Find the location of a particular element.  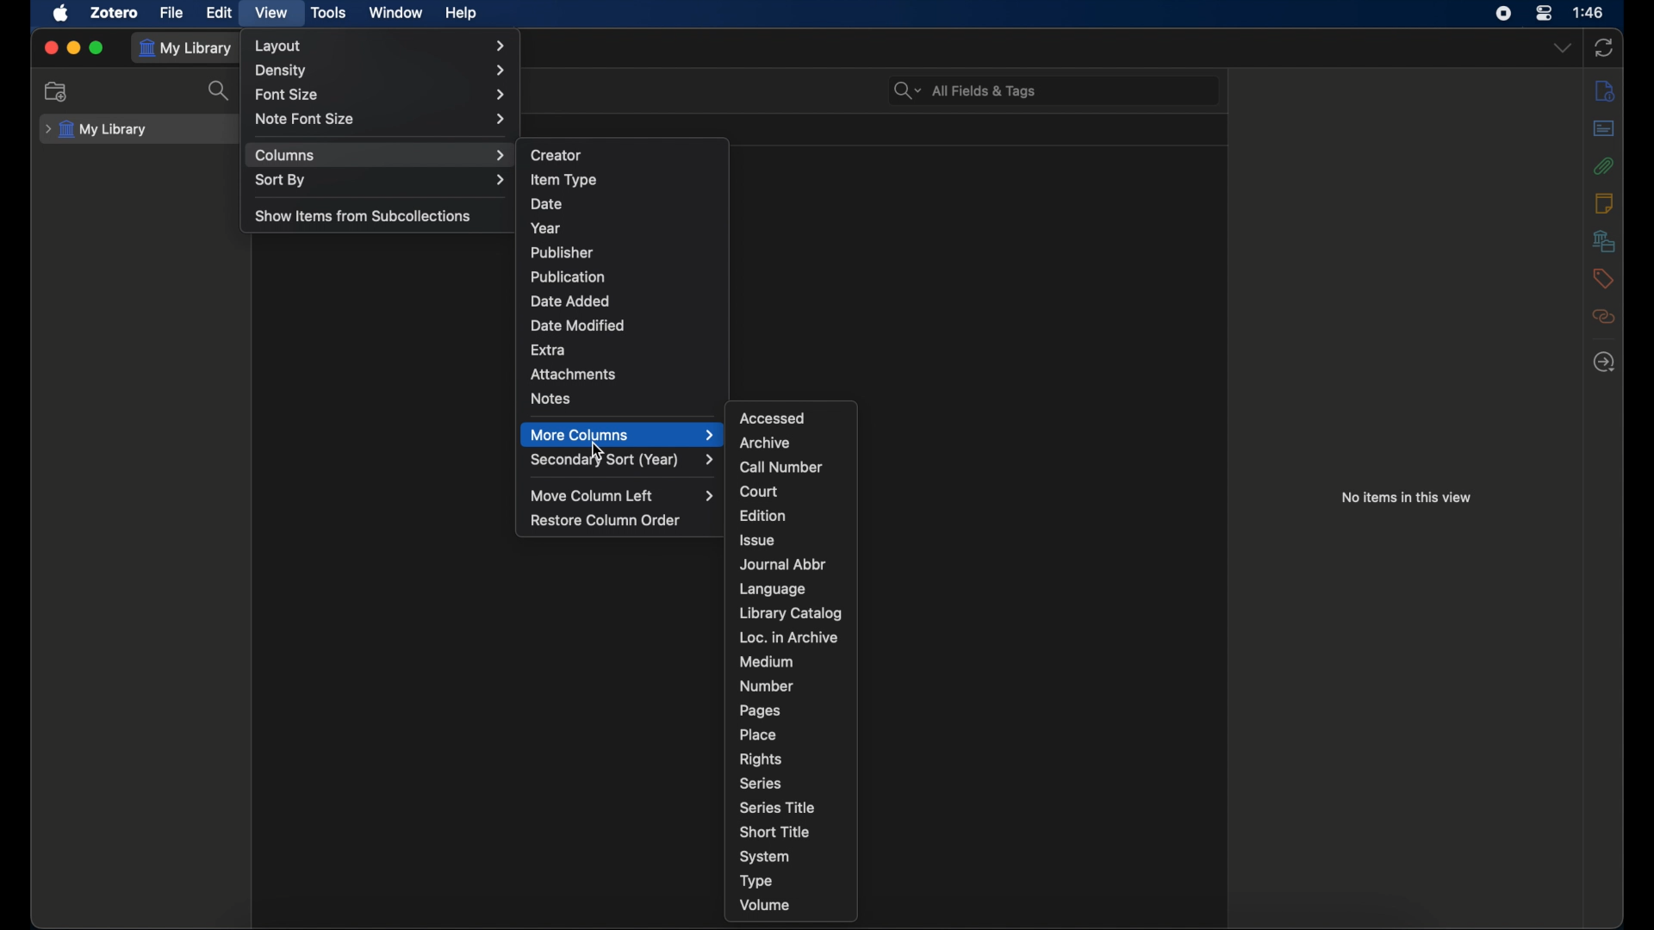

search is located at coordinates (221, 90).